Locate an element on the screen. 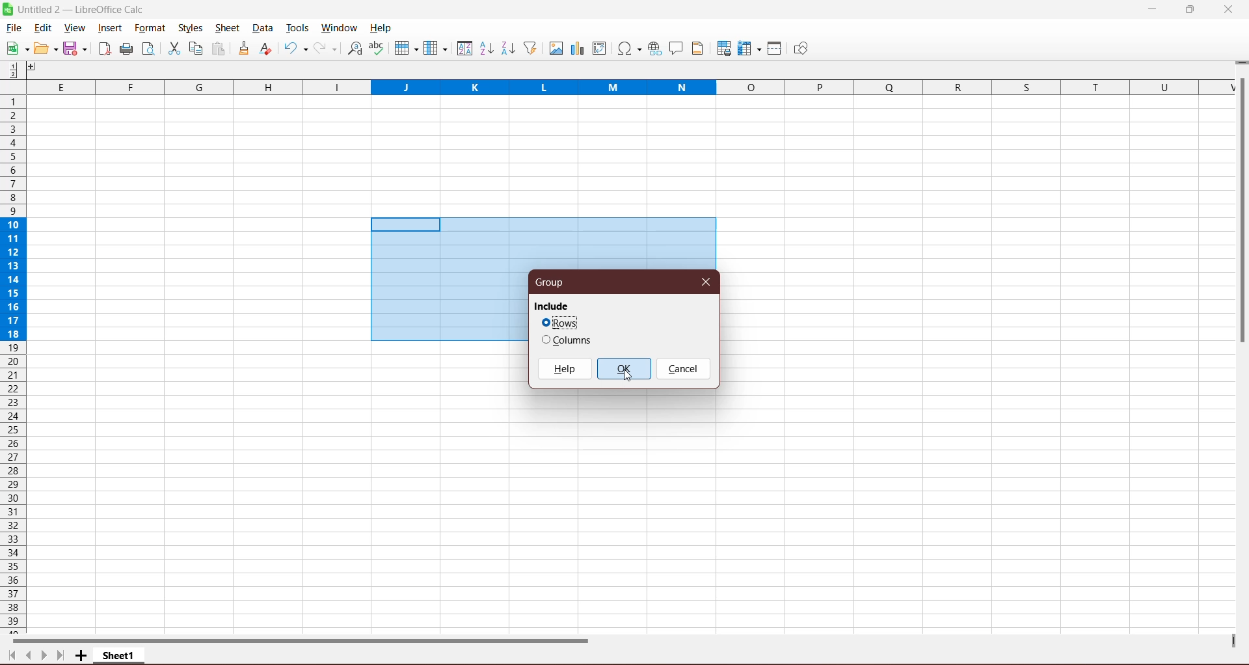 The image size is (1249, 665). Insert Hyperlink is located at coordinates (654, 49).